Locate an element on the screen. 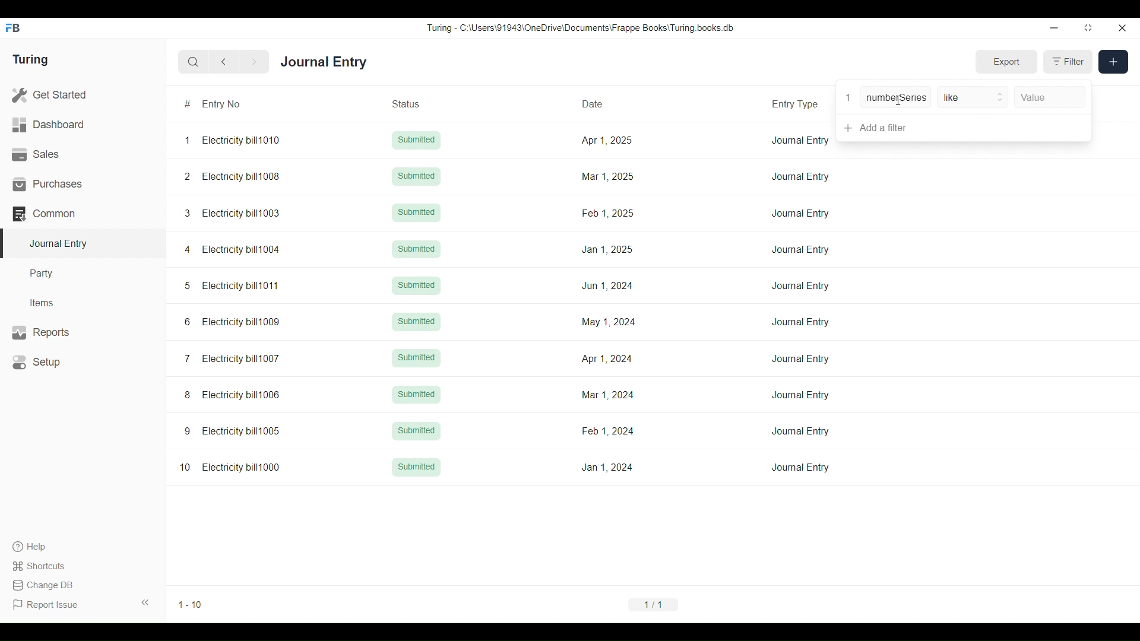 The image size is (1140, 641). Feb 1,2024 is located at coordinates (607, 431).